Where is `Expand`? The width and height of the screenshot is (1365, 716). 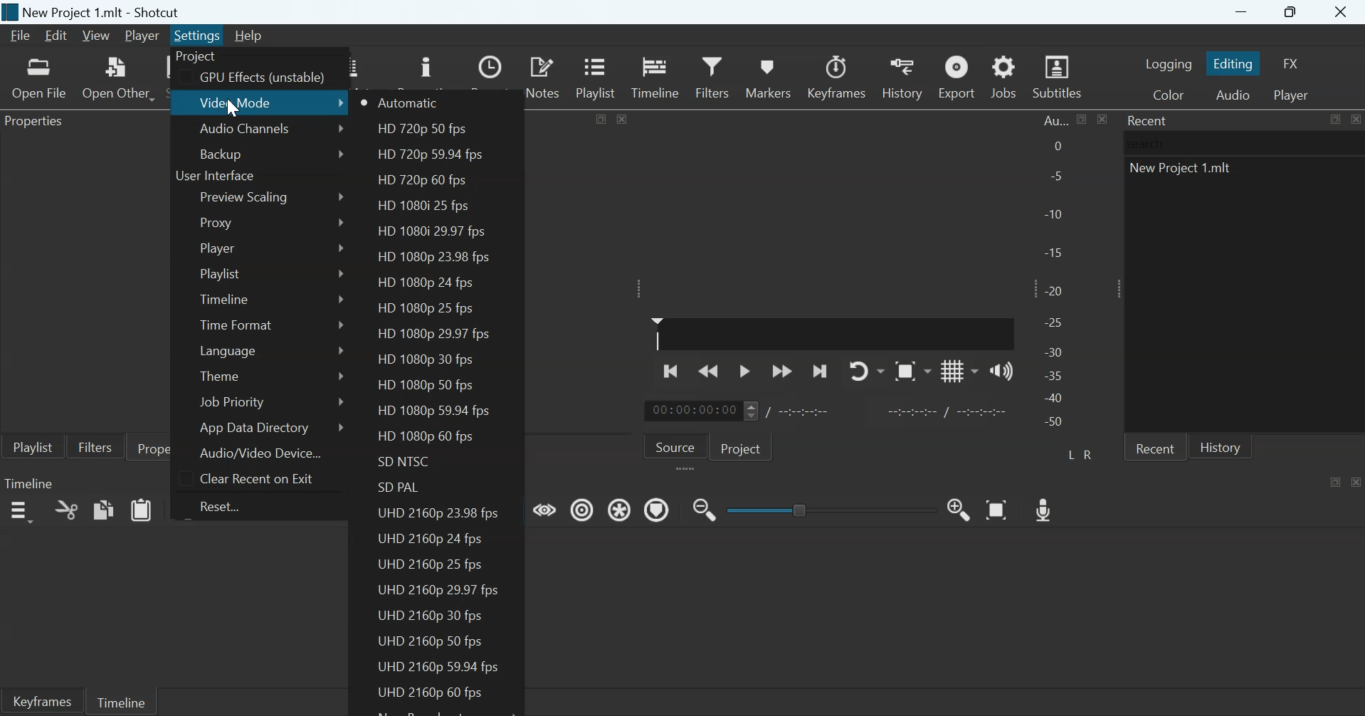
Expand is located at coordinates (1114, 288).